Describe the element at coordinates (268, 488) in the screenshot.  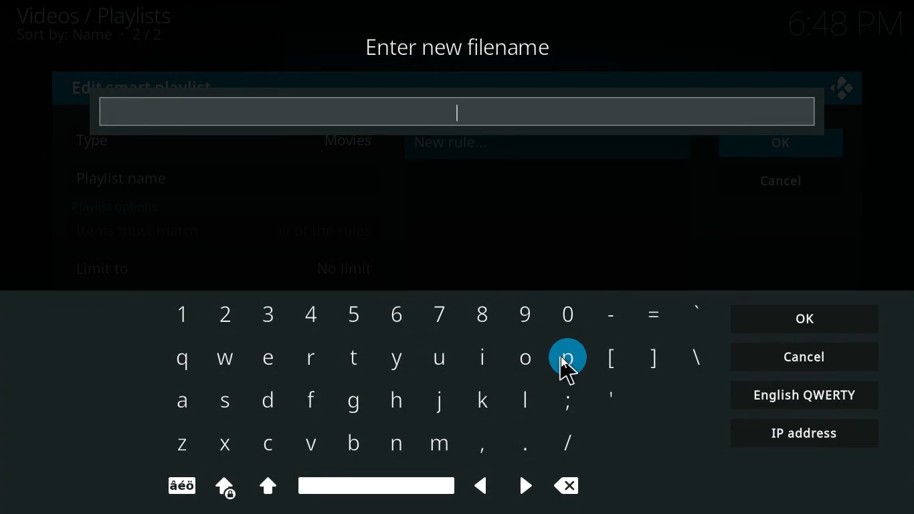
I see `capitalize` at that location.